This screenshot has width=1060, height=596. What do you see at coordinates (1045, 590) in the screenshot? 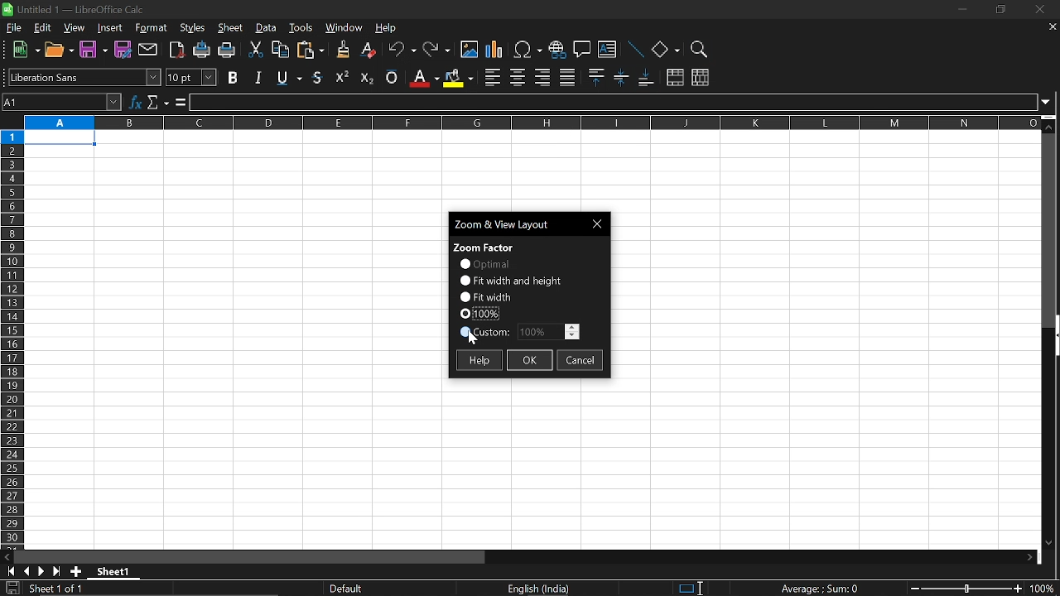
I see `current zoom` at bounding box center [1045, 590].